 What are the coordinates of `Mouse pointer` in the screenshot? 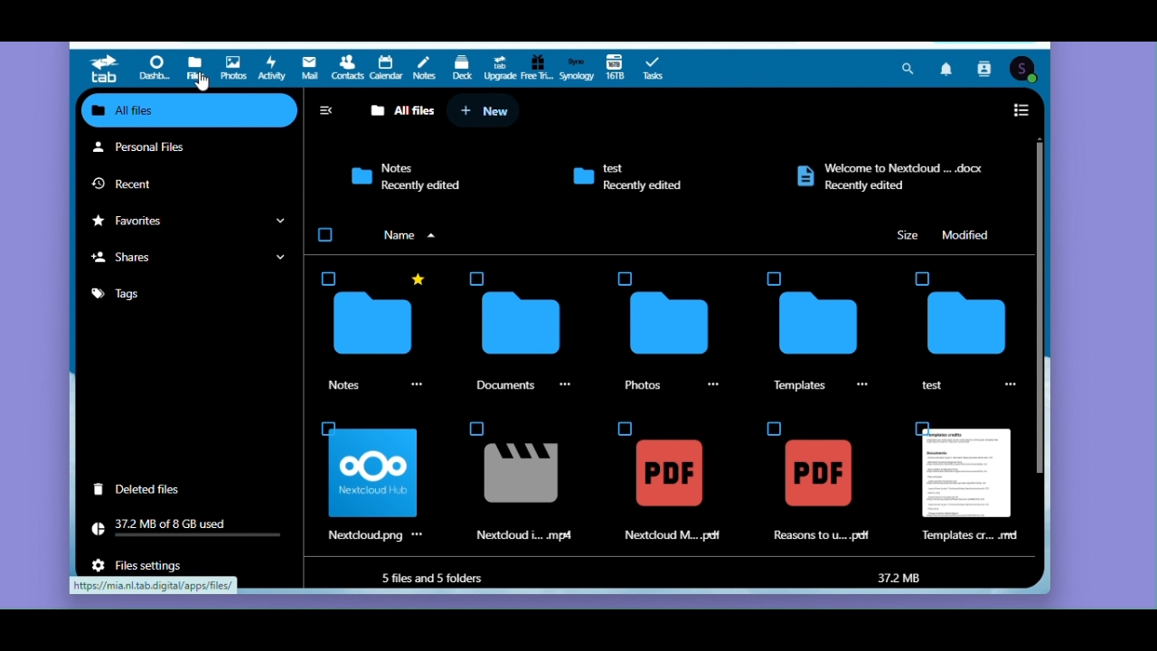 It's located at (201, 83).